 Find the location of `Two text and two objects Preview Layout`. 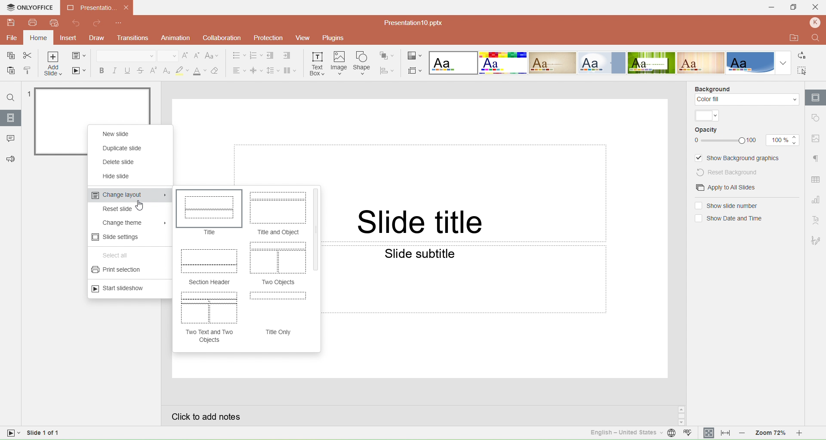

Two text and two objects Preview Layout is located at coordinates (209, 308).